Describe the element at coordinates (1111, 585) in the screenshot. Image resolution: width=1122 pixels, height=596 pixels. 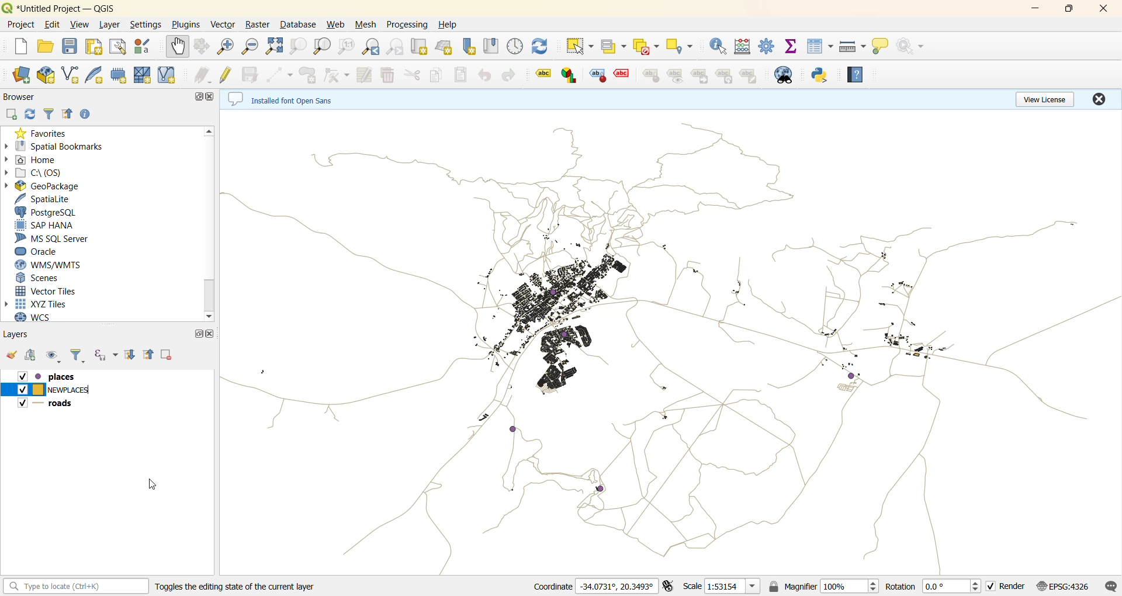
I see `log messages` at that location.